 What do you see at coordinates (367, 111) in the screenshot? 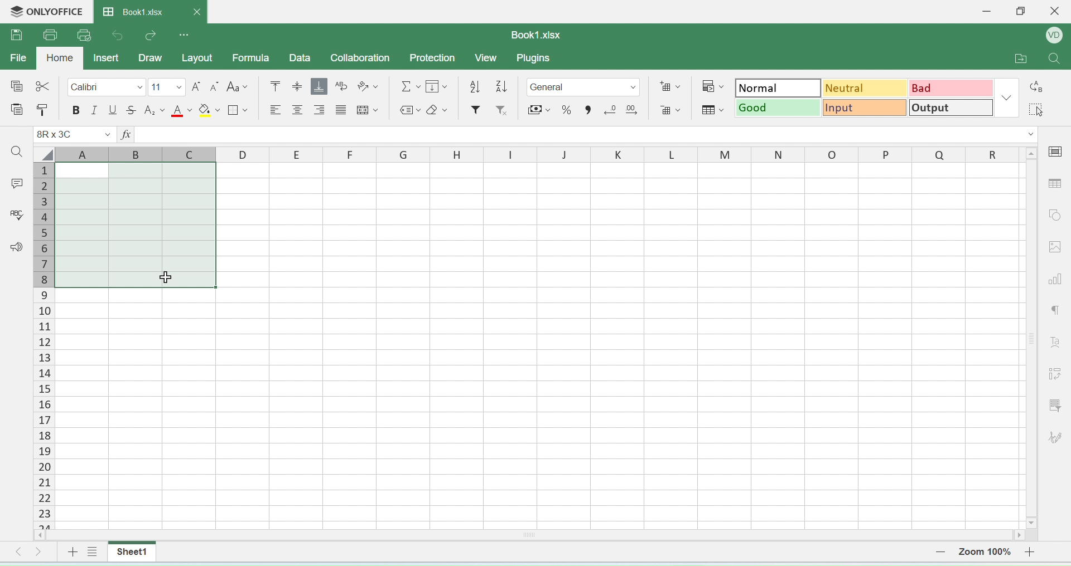
I see `merge cells` at bounding box center [367, 111].